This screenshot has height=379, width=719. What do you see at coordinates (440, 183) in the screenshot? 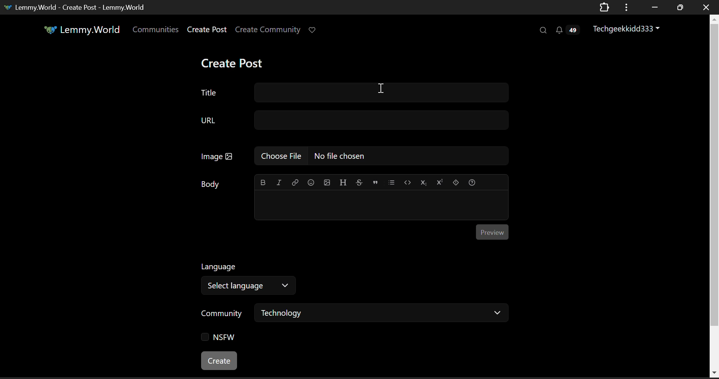
I see `Superscript` at bounding box center [440, 183].